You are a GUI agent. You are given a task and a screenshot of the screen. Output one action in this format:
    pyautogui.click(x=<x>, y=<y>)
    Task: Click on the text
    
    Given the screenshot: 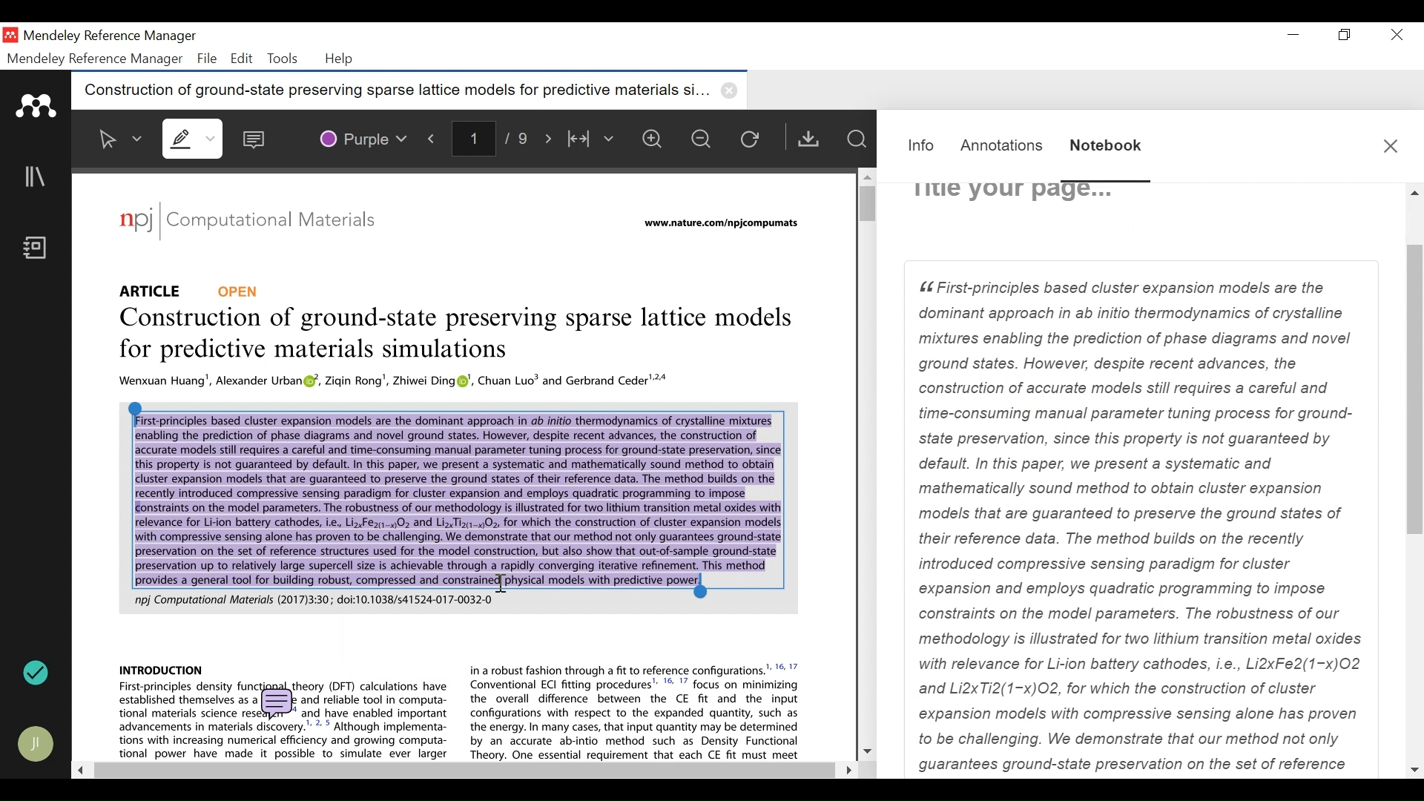 What is the action you would take?
    pyautogui.click(x=311, y=599)
    